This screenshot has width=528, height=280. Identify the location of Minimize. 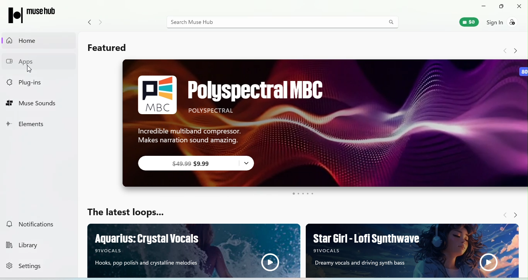
(481, 5).